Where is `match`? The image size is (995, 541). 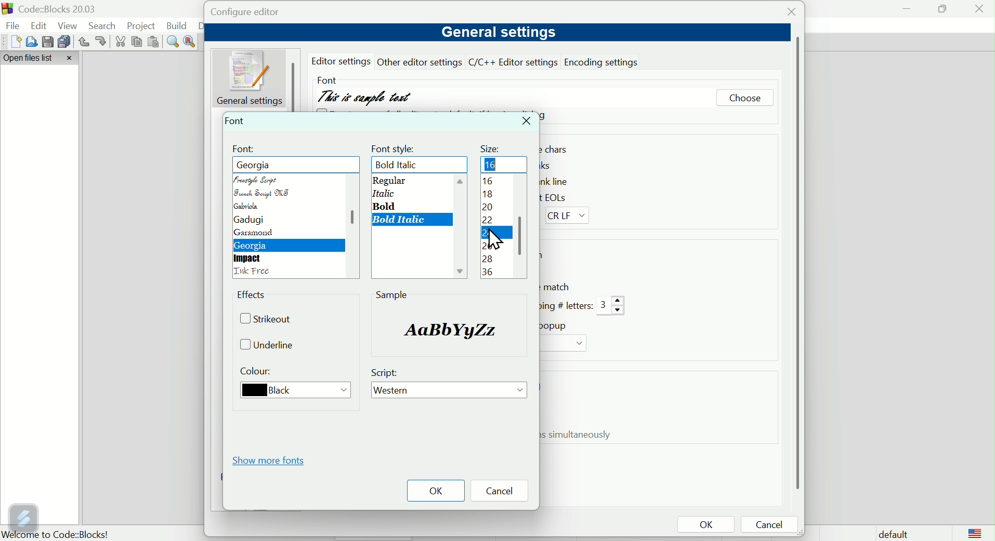
match is located at coordinates (558, 287).